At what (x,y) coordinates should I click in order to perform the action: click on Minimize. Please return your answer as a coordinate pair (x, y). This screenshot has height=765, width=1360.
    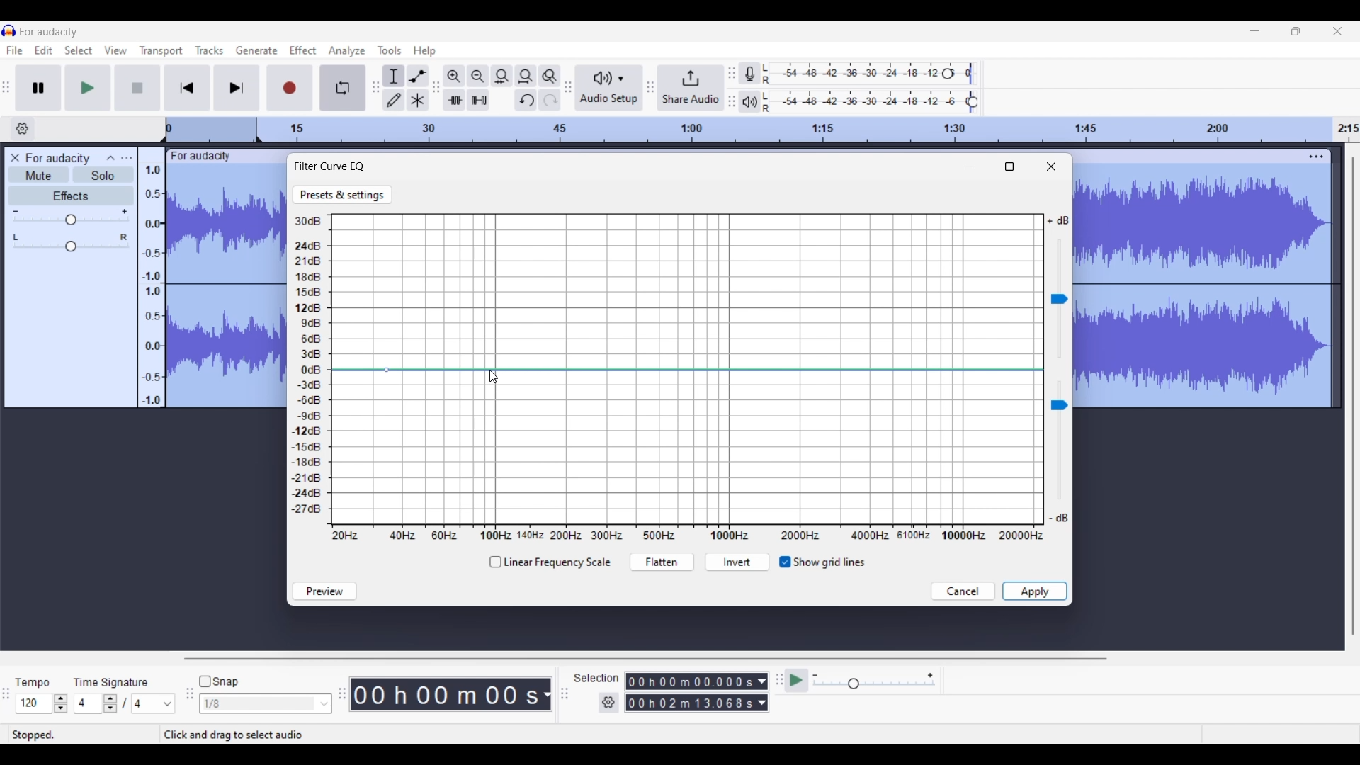
    Looking at the image, I should click on (1254, 30).